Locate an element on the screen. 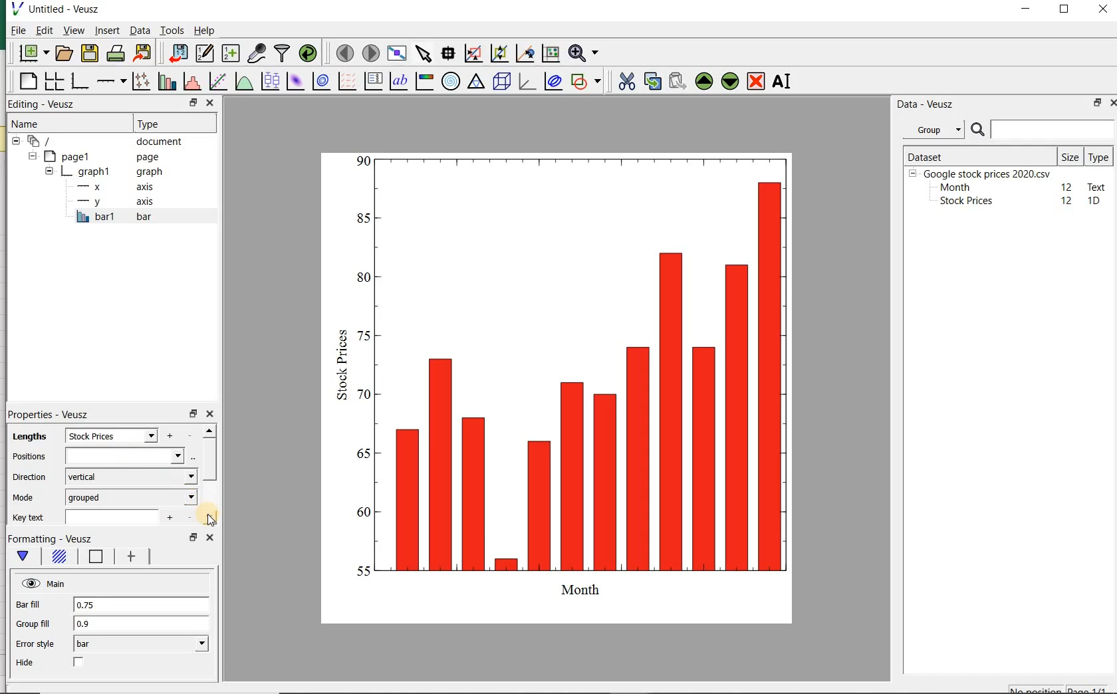  create new datasets is located at coordinates (231, 54).